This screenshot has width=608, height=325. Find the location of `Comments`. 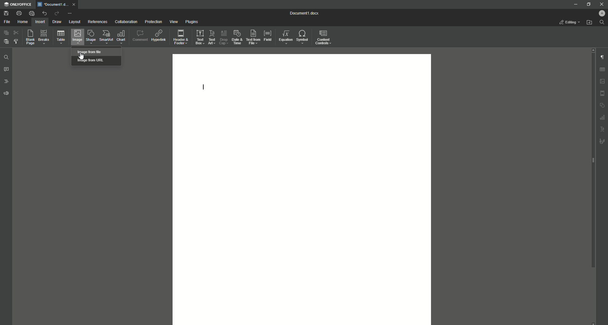

Comments is located at coordinates (7, 70).